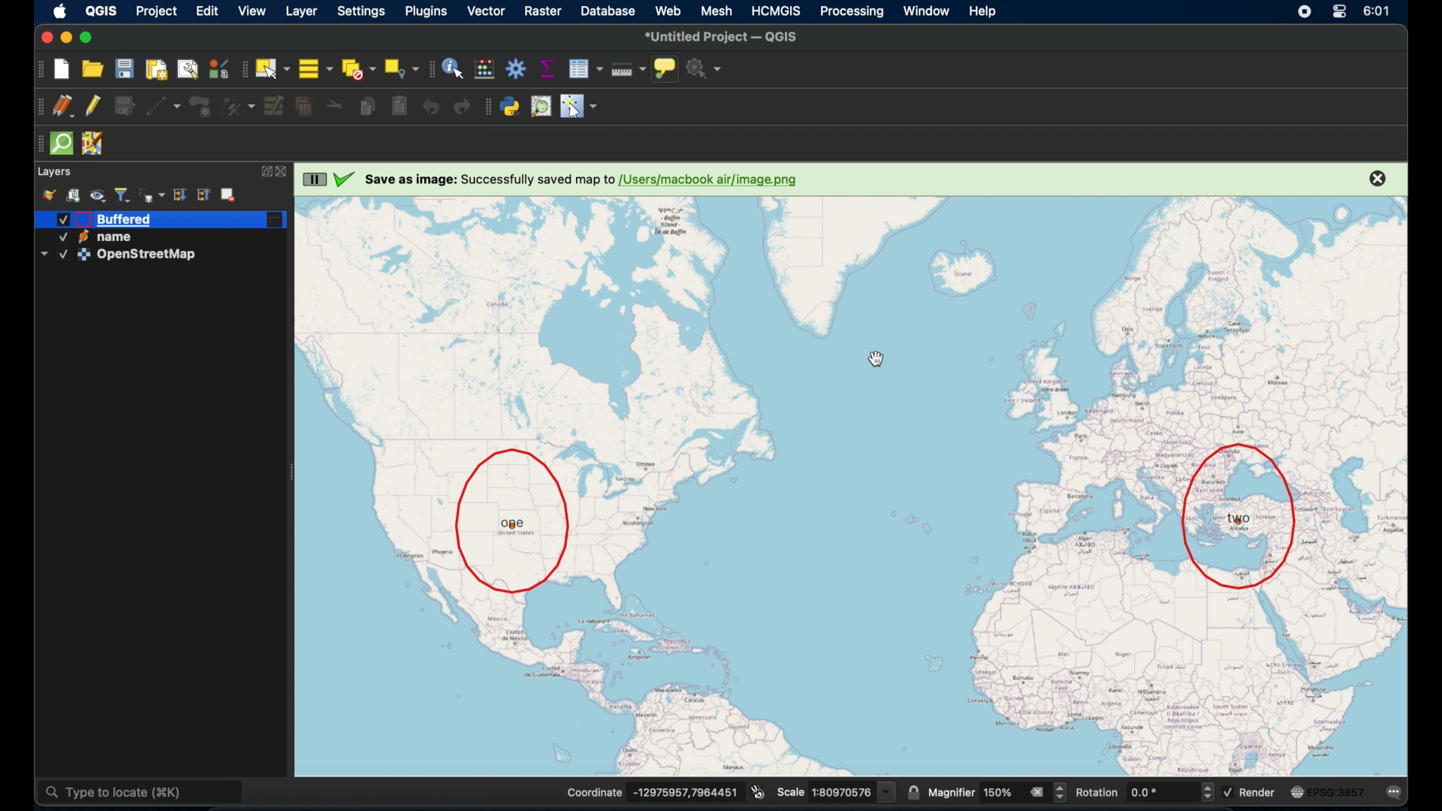 Image resolution: width=1442 pixels, height=811 pixels. What do you see at coordinates (540, 107) in the screenshot?
I see `osm place search` at bounding box center [540, 107].